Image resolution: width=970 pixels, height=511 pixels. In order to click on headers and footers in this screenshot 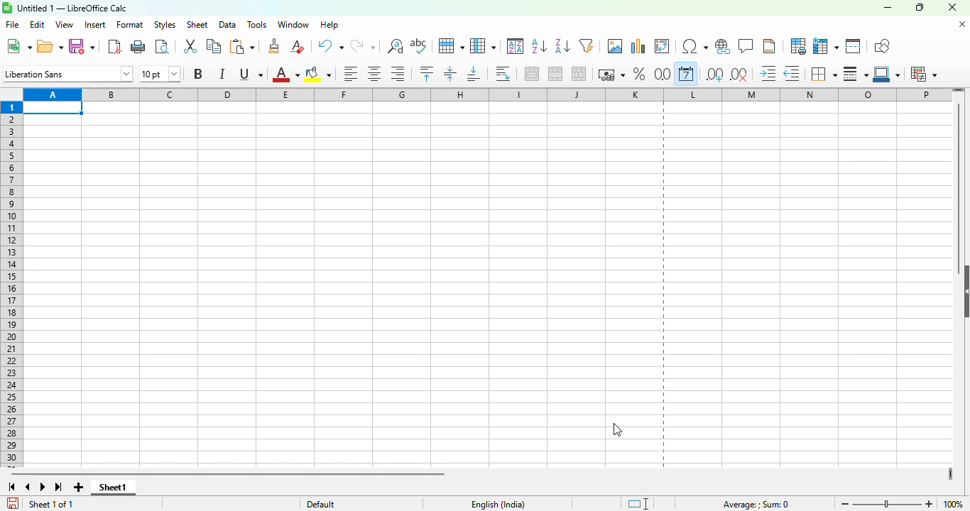, I will do `click(769, 46)`.